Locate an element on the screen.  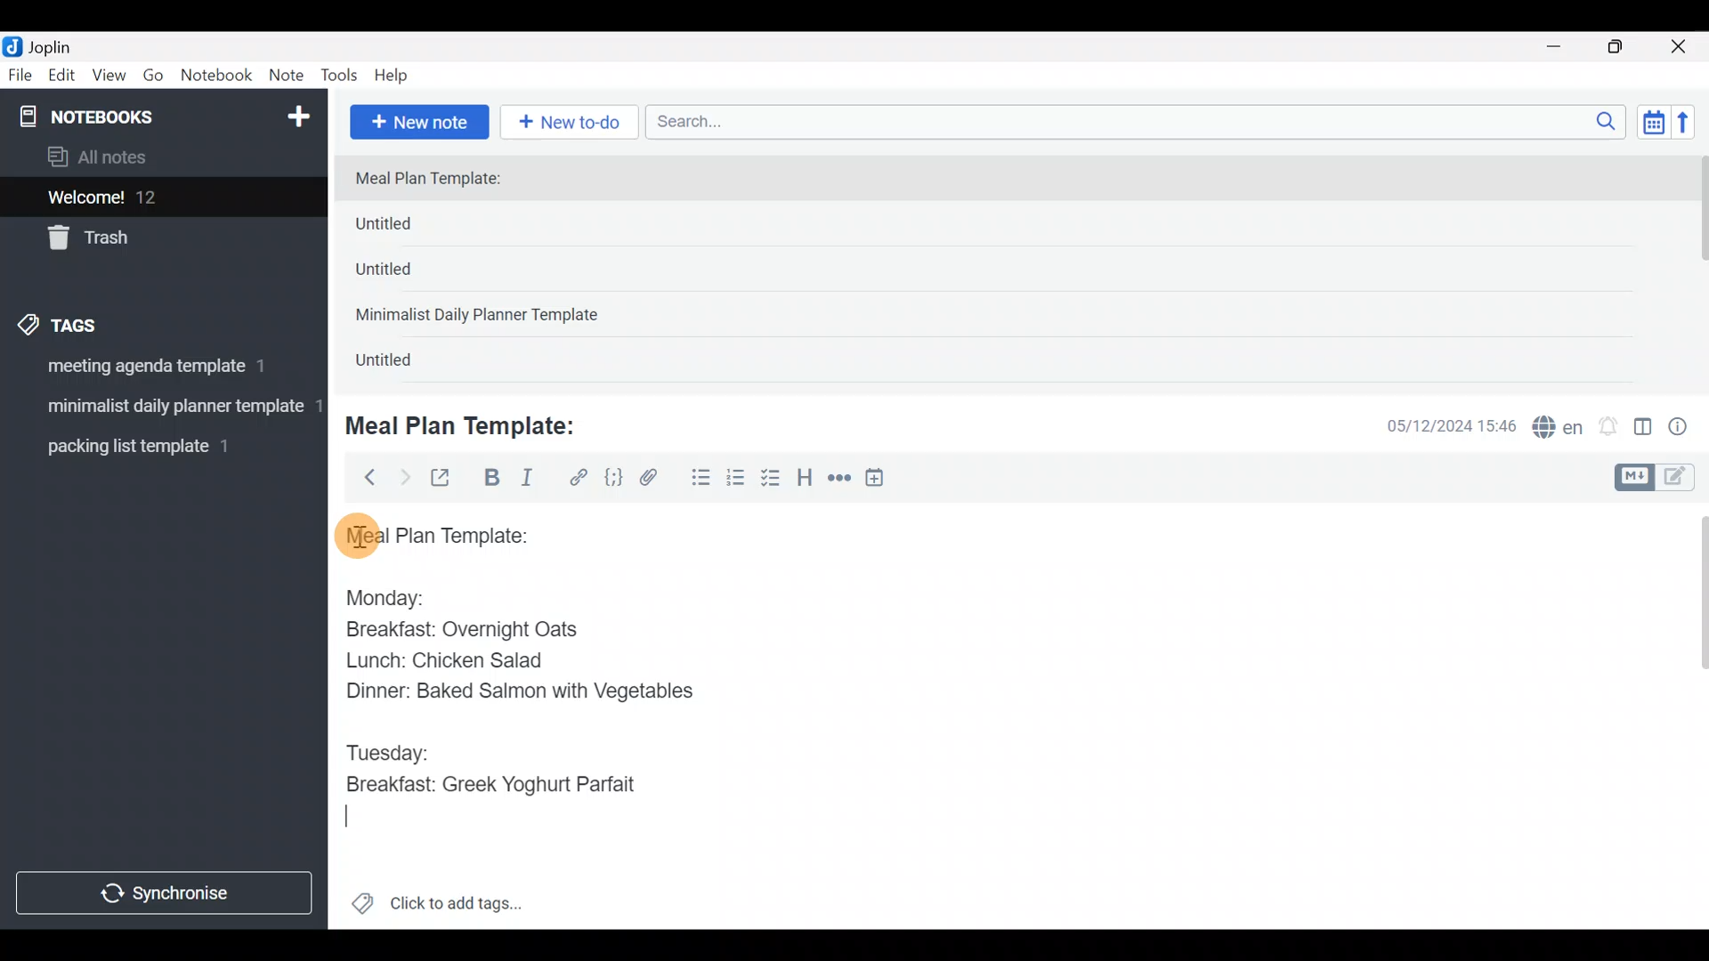
Note properties is located at coordinates (1686, 428).